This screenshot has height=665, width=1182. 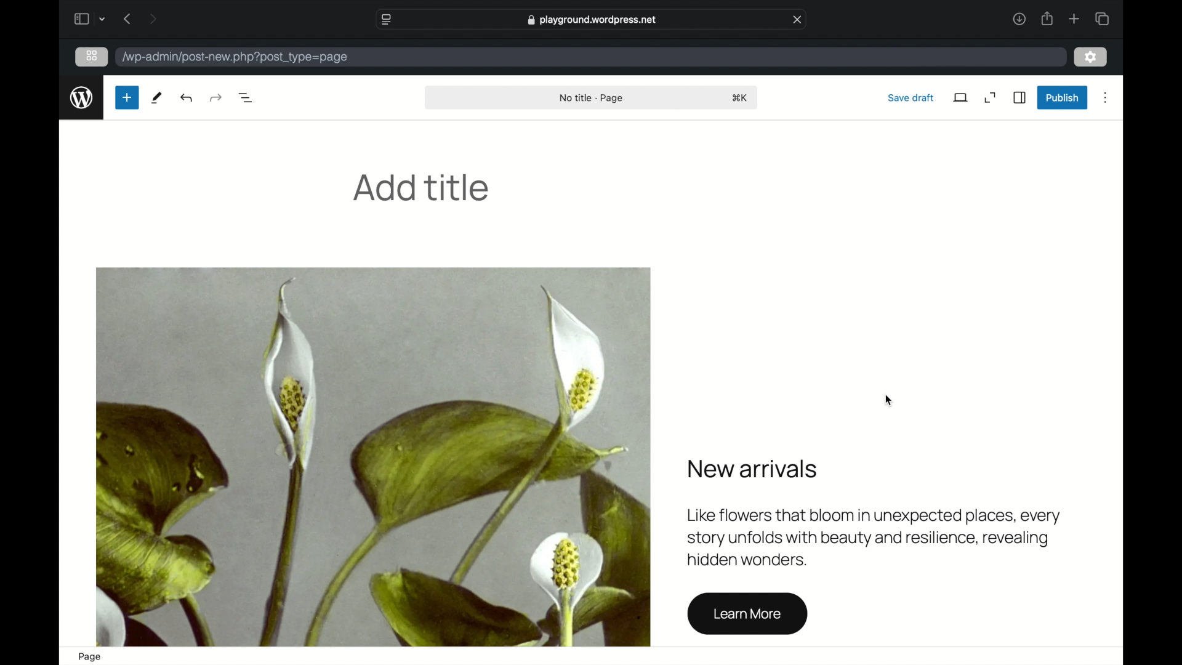 What do you see at coordinates (421, 187) in the screenshot?
I see `add title` at bounding box center [421, 187].